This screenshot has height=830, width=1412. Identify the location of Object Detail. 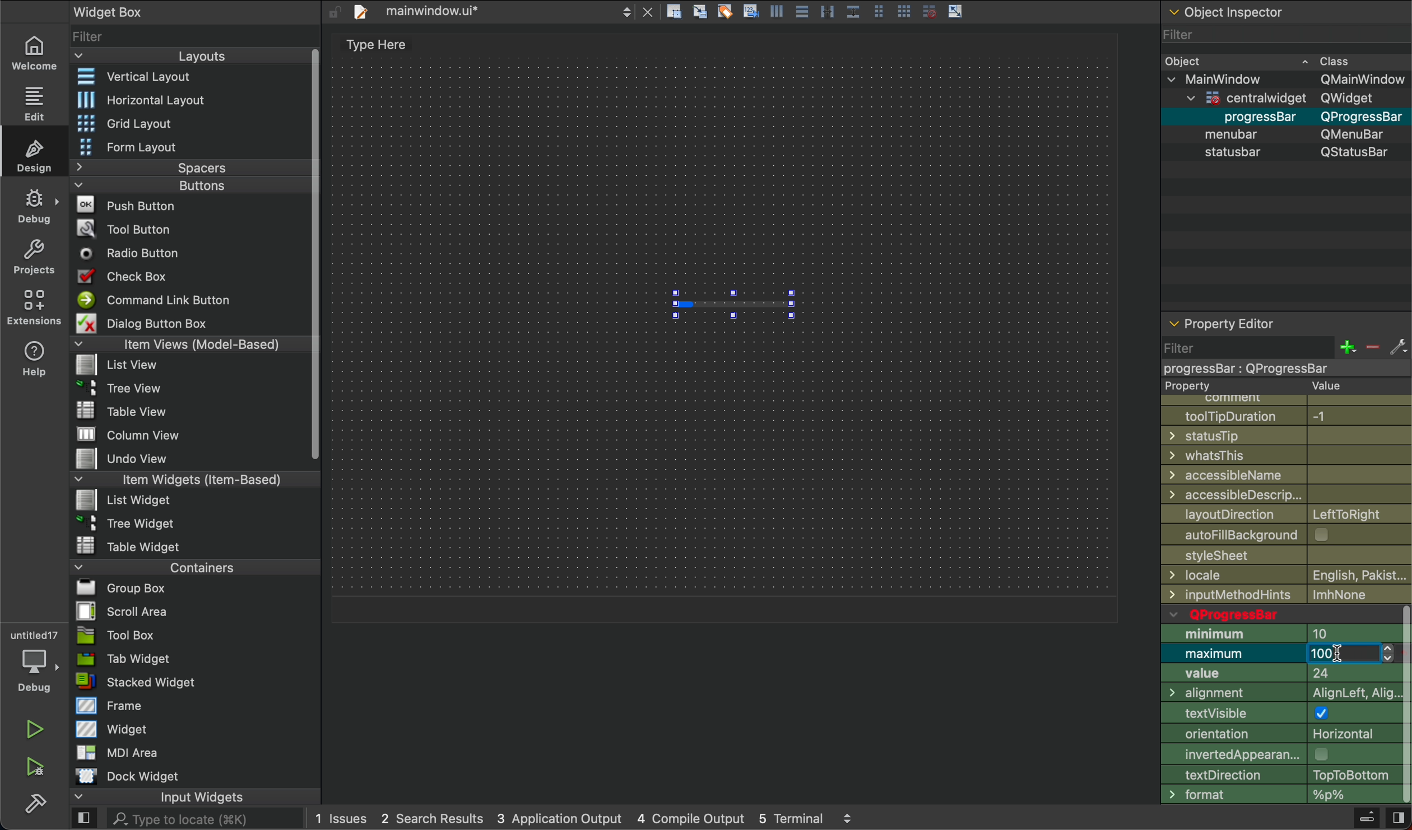
(1285, 106).